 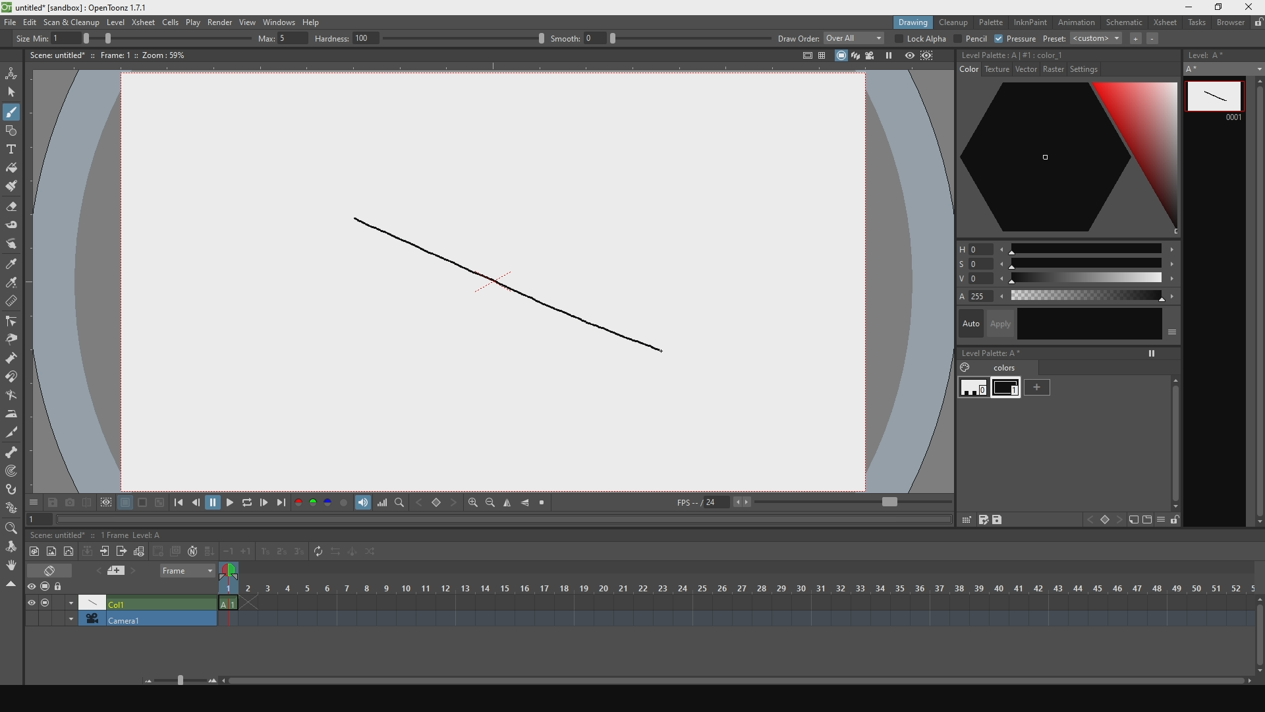 I want to click on hide menu, so click(x=1160, y=519).